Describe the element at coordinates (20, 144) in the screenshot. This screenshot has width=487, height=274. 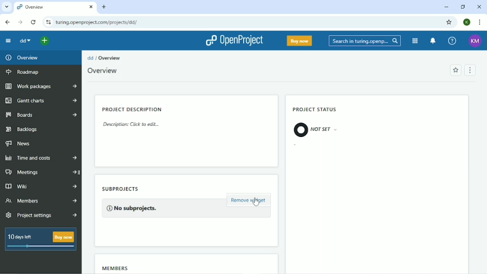
I see `News` at that location.